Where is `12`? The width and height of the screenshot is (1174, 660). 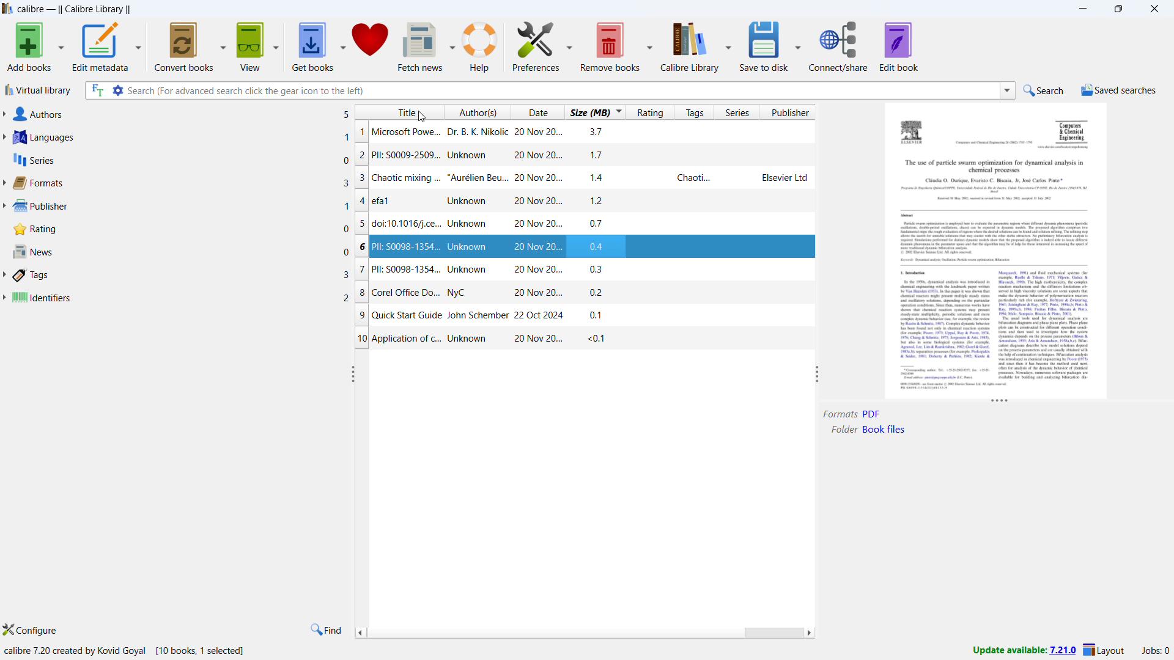
12 is located at coordinates (596, 201).